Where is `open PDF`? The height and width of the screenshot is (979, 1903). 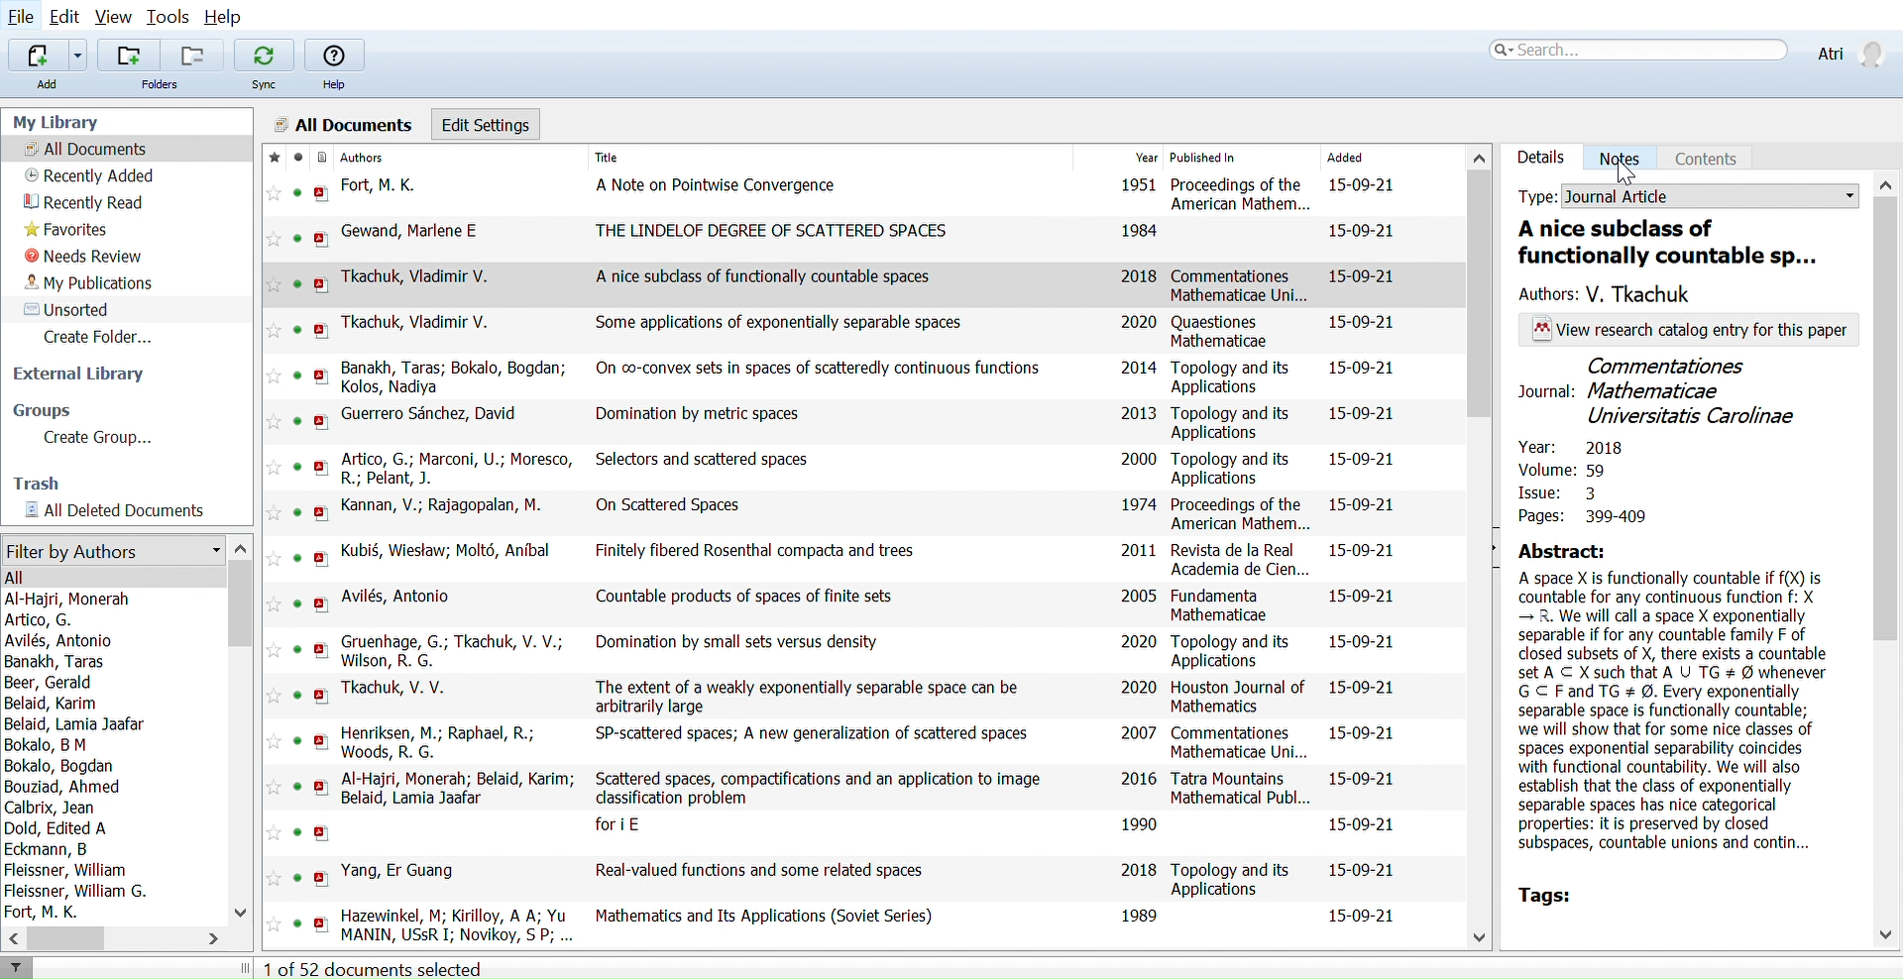 open PDF is located at coordinates (322, 376).